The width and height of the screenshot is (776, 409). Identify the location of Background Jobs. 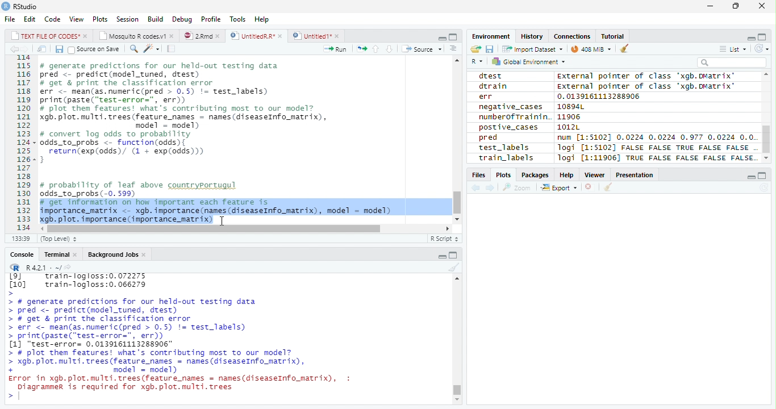
(117, 254).